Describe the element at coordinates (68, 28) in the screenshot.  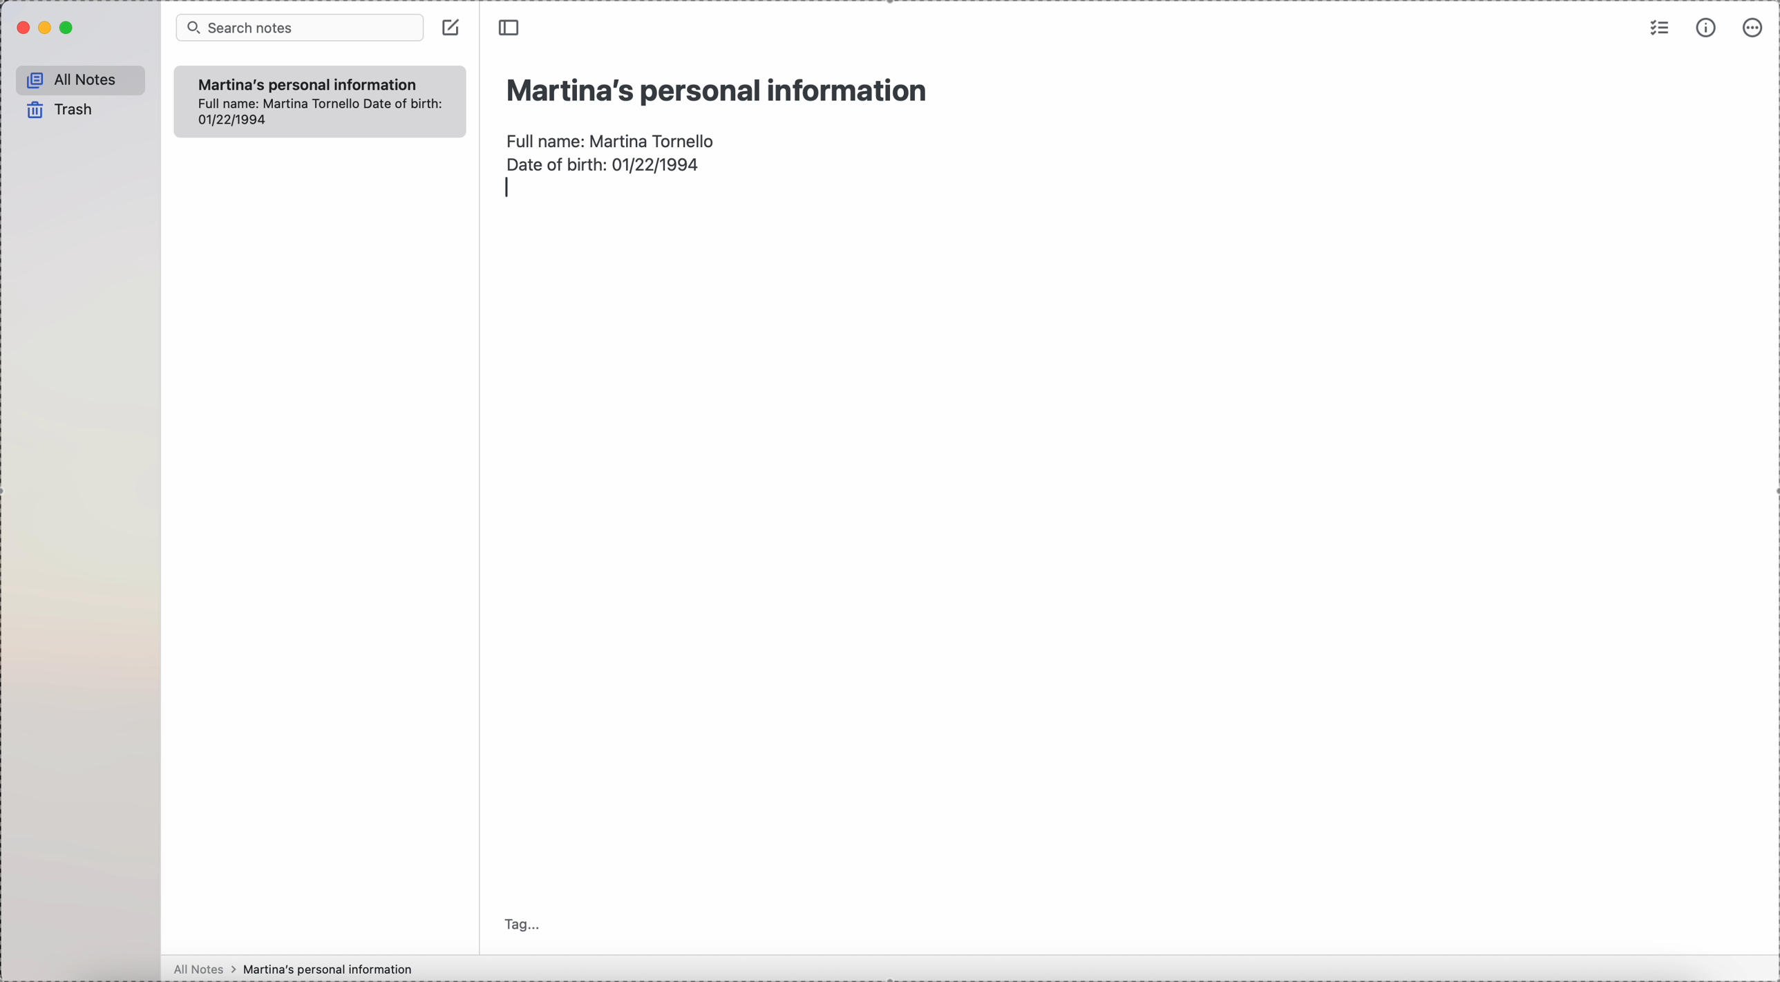
I see `maximize Simplenote` at that location.